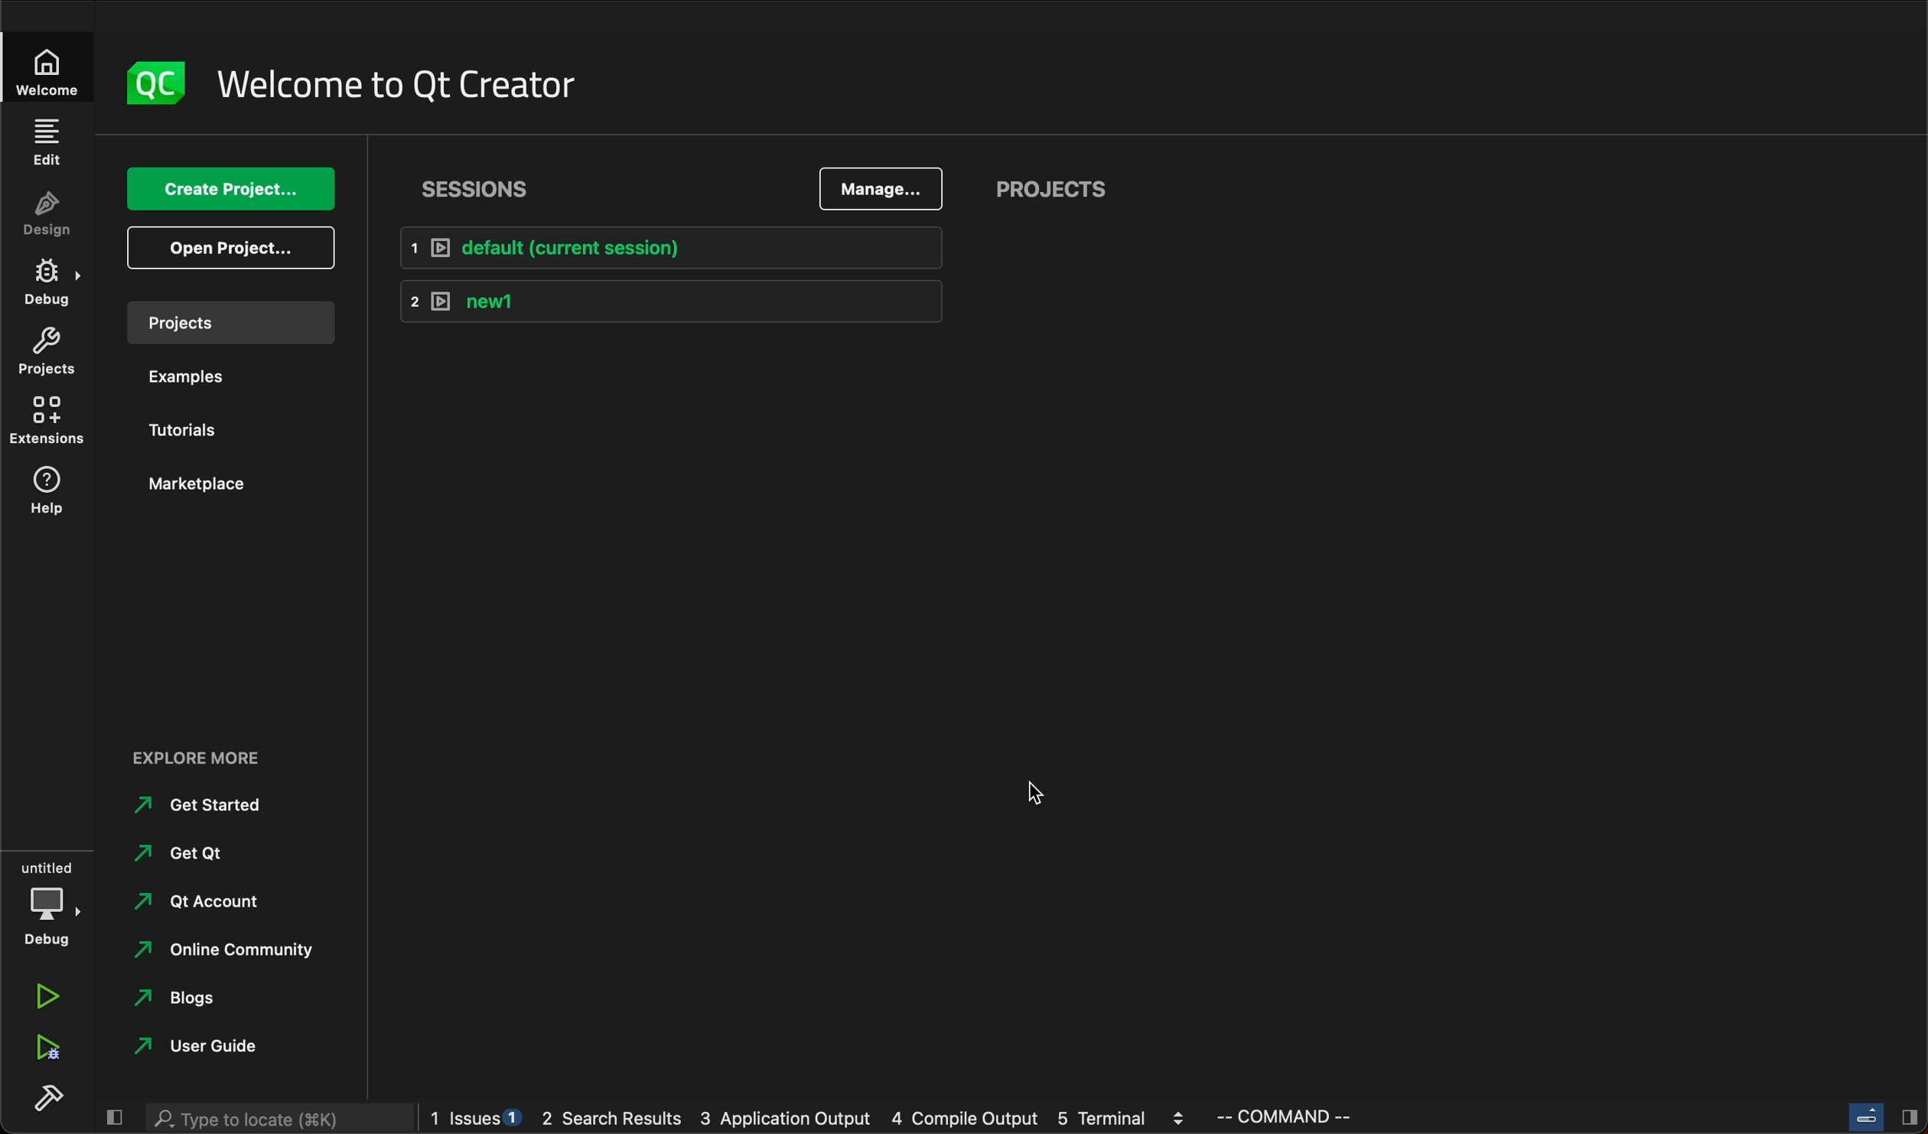  Describe the element at coordinates (235, 248) in the screenshot. I see `open` at that location.